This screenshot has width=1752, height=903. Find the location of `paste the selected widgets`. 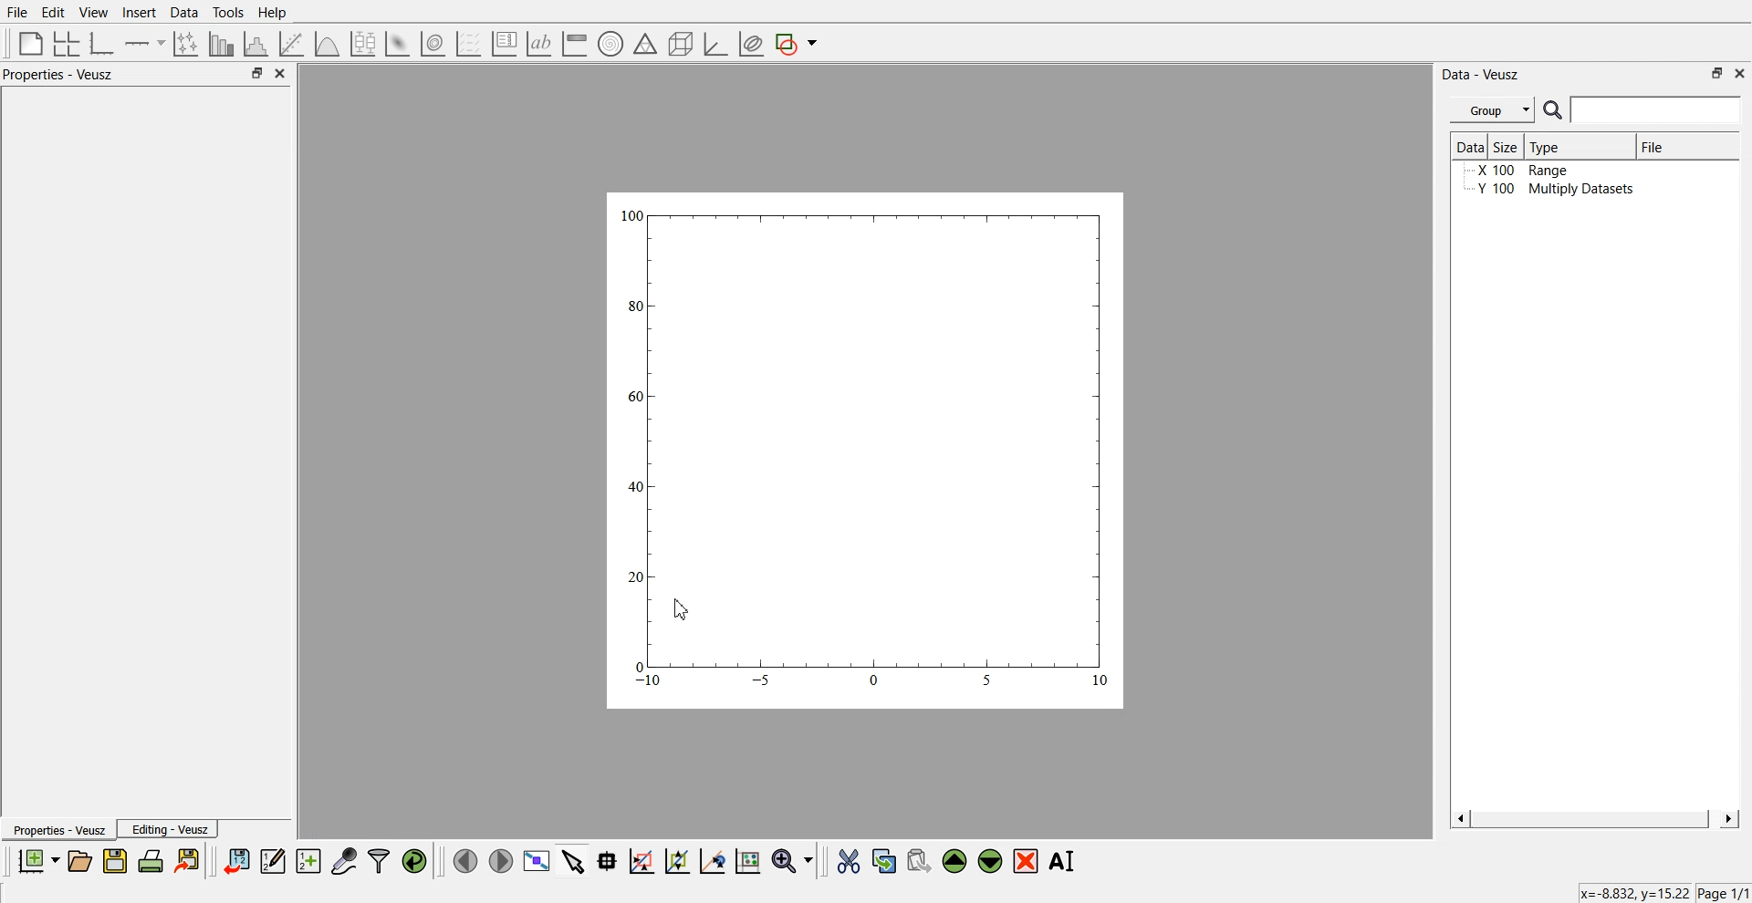

paste the selected widgets is located at coordinates (917, 860).